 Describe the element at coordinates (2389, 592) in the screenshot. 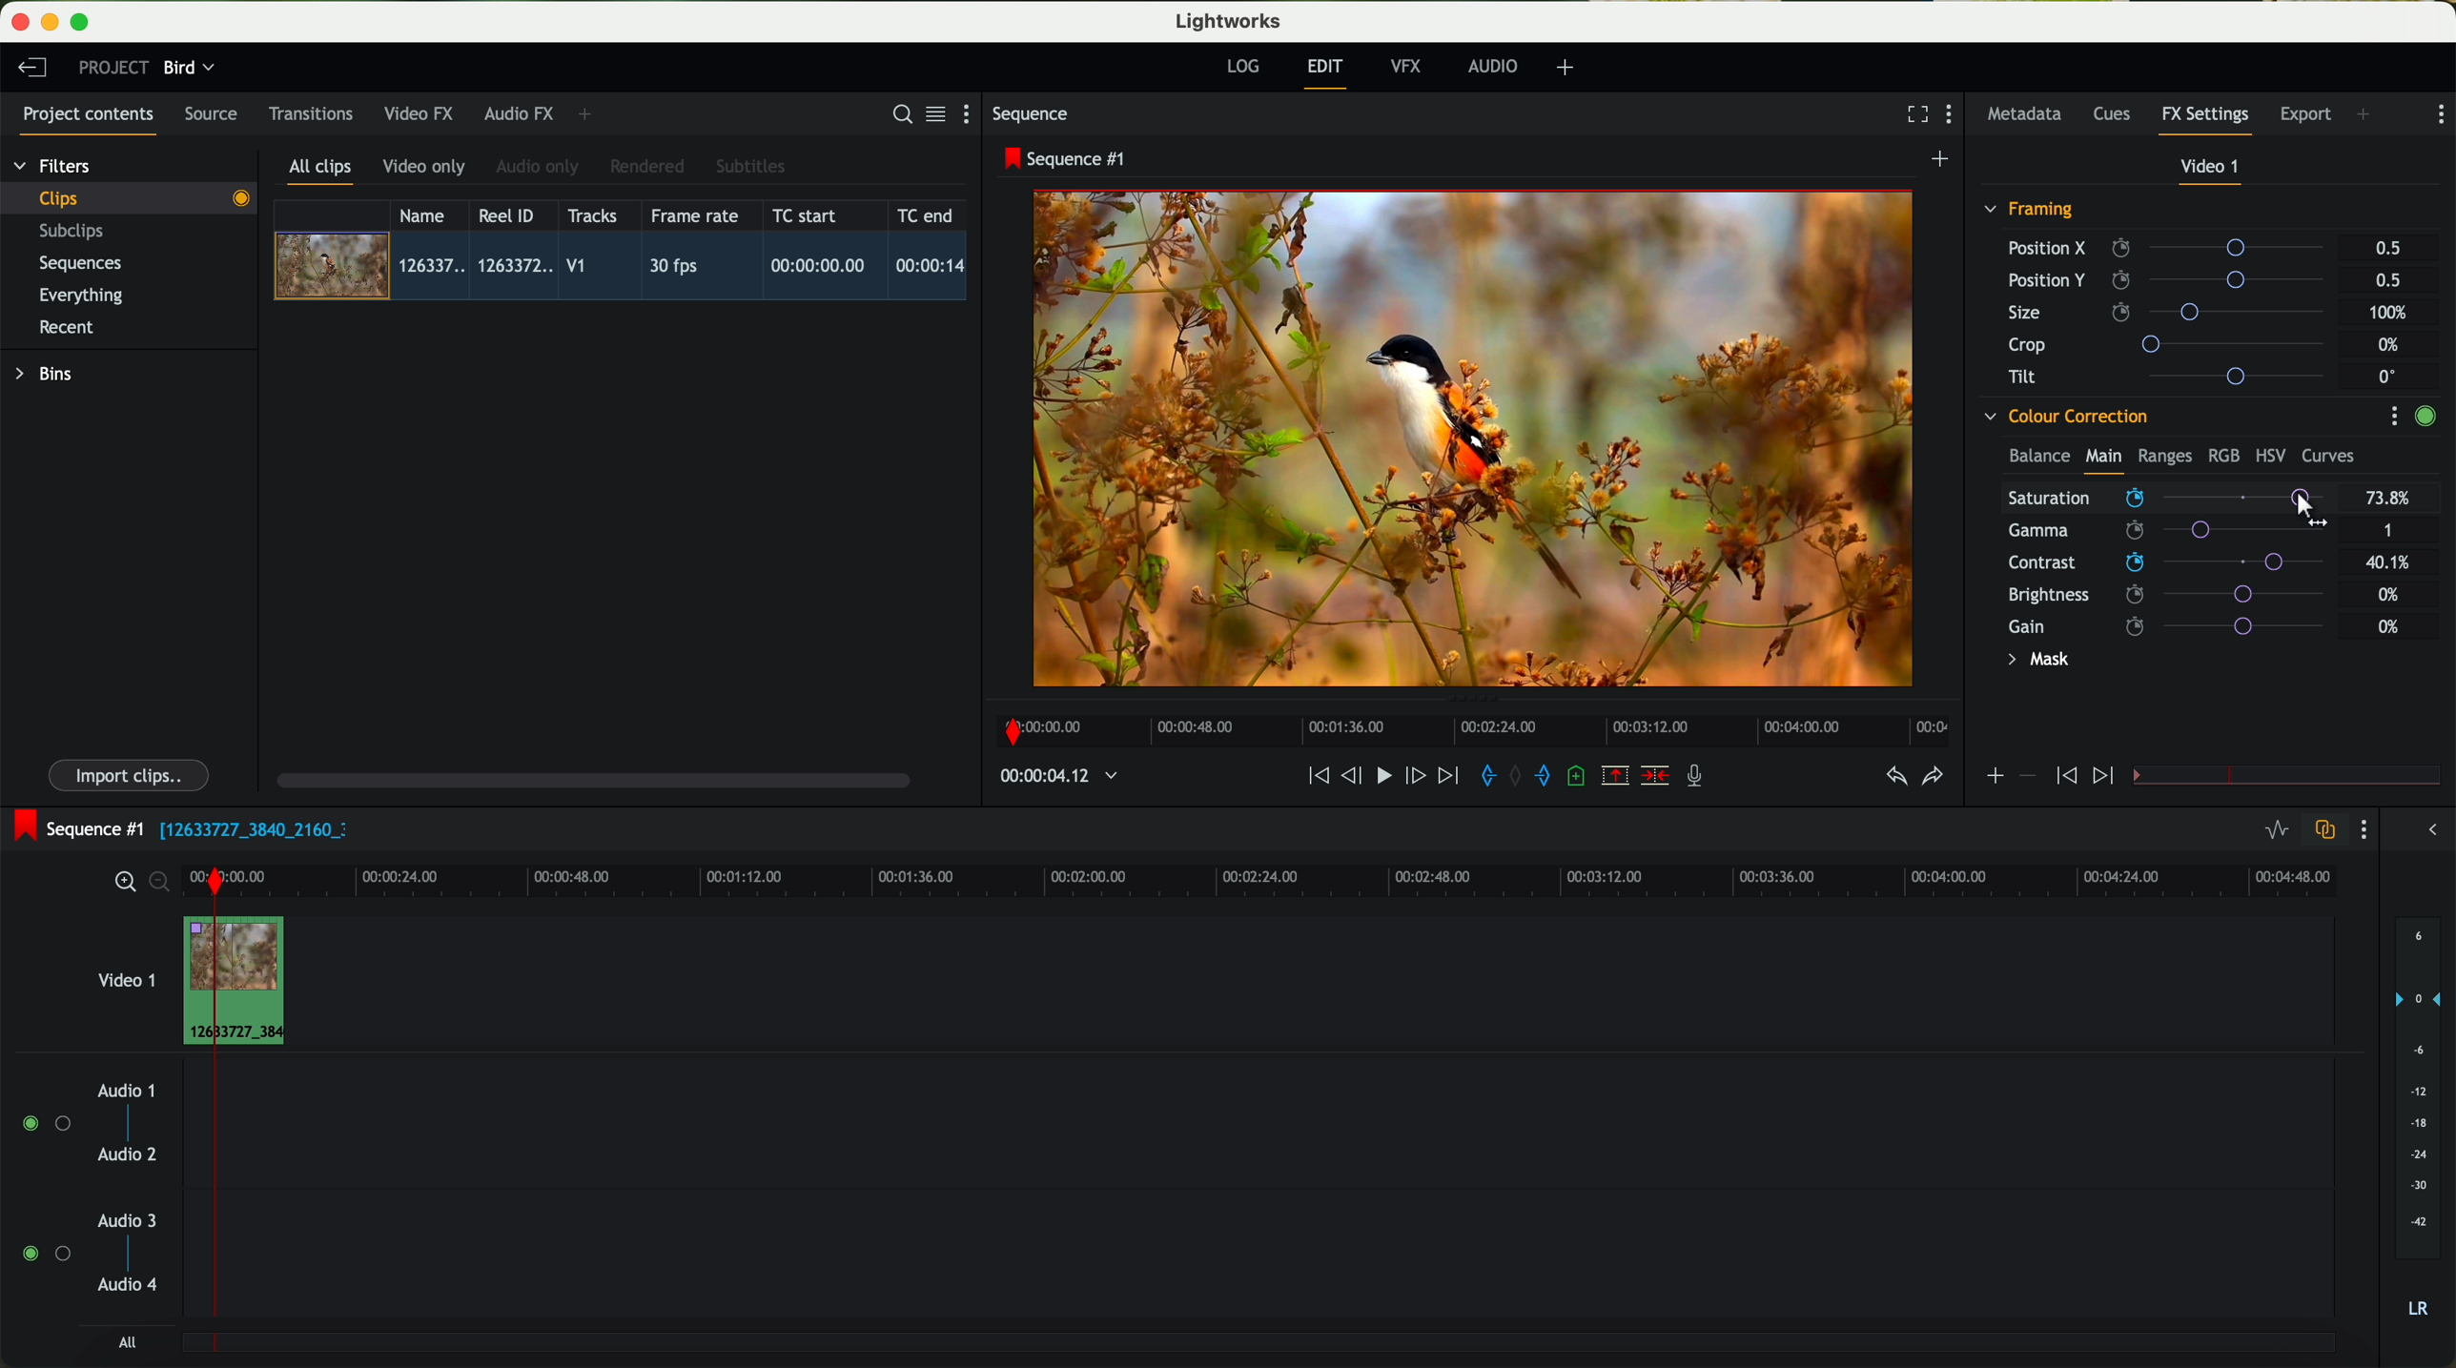

I see `0%` at that location.